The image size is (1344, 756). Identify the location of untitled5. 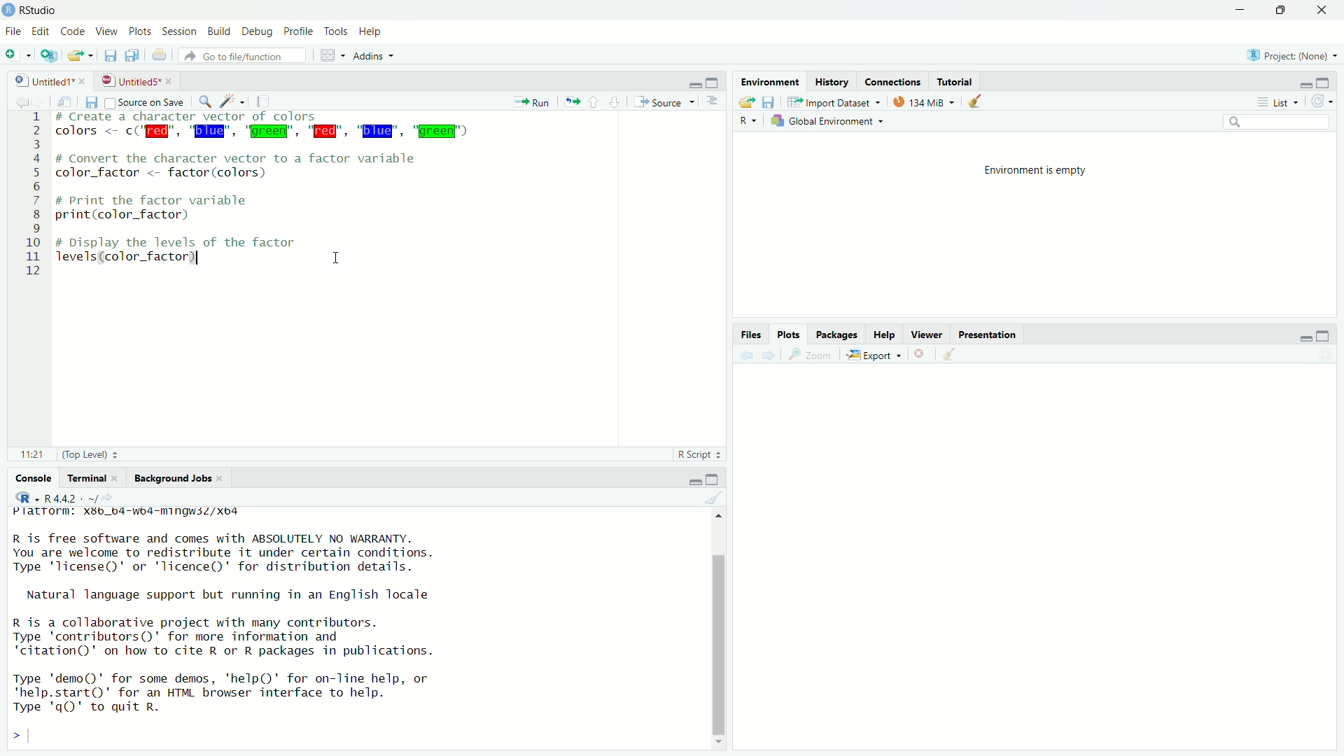
(129, 80).